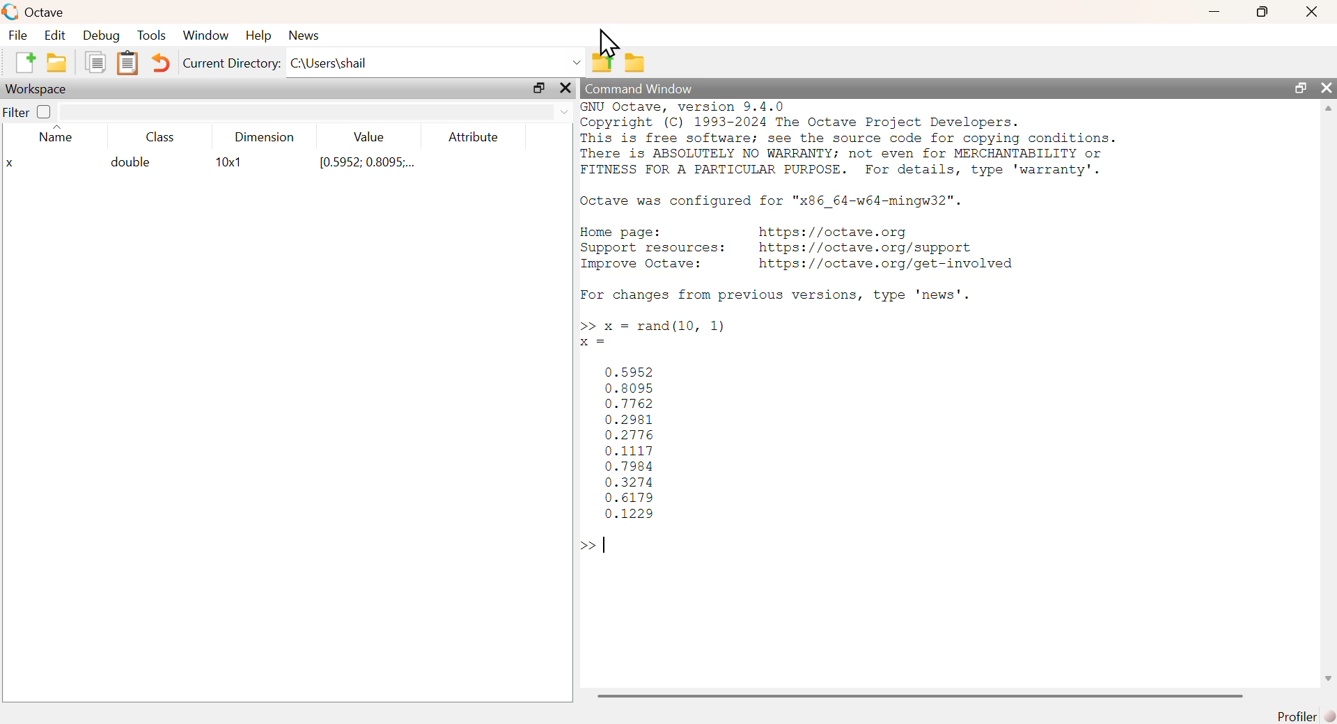 Image resolution: width=1337 pixels, height=724 pixels. I want to click on open an existing file in editor, so click(56, 63).